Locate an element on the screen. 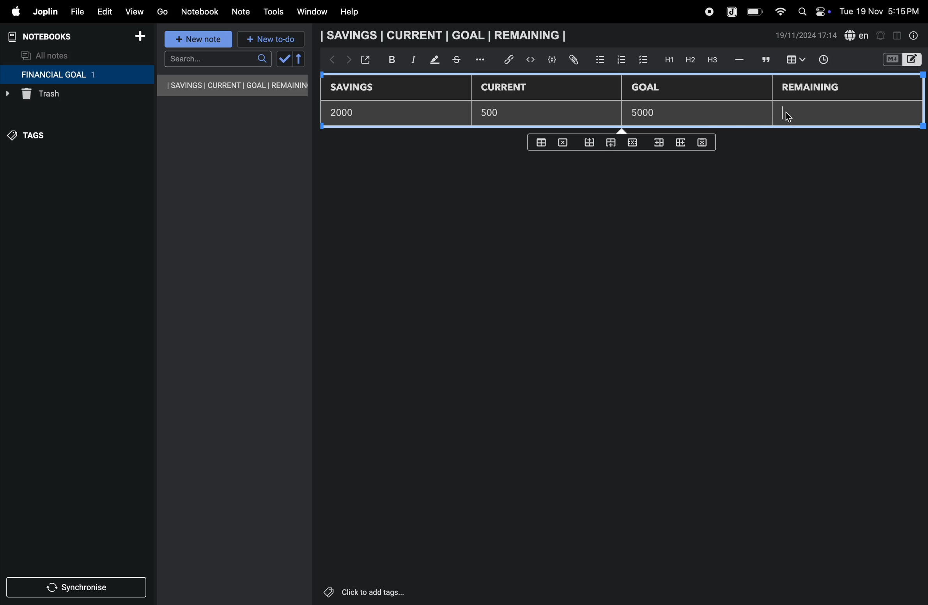 Image resolution: width=928 pixels, height=605 pixels. remaining is located at coordinates (812, 88).